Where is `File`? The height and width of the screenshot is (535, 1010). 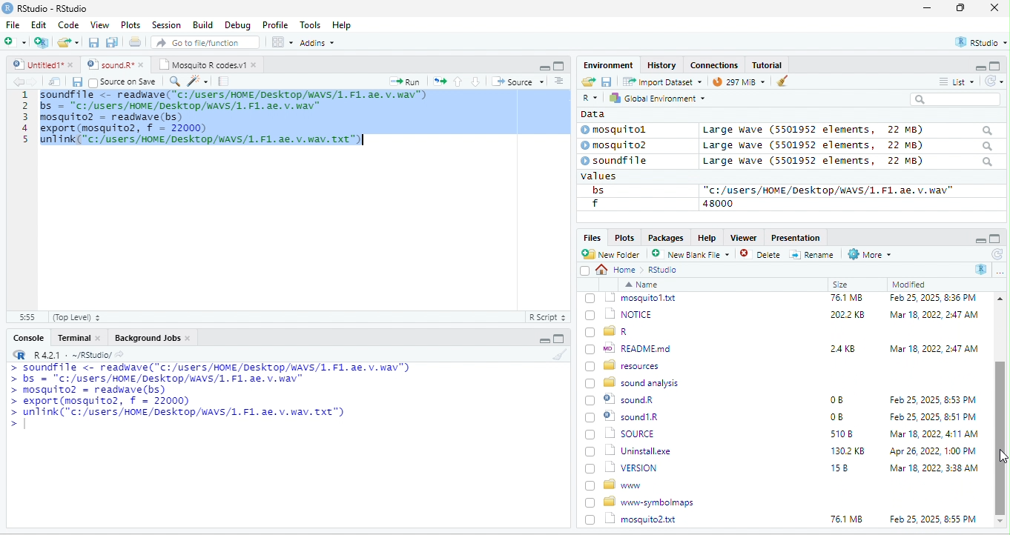 File is located at coordinates (13, 24).